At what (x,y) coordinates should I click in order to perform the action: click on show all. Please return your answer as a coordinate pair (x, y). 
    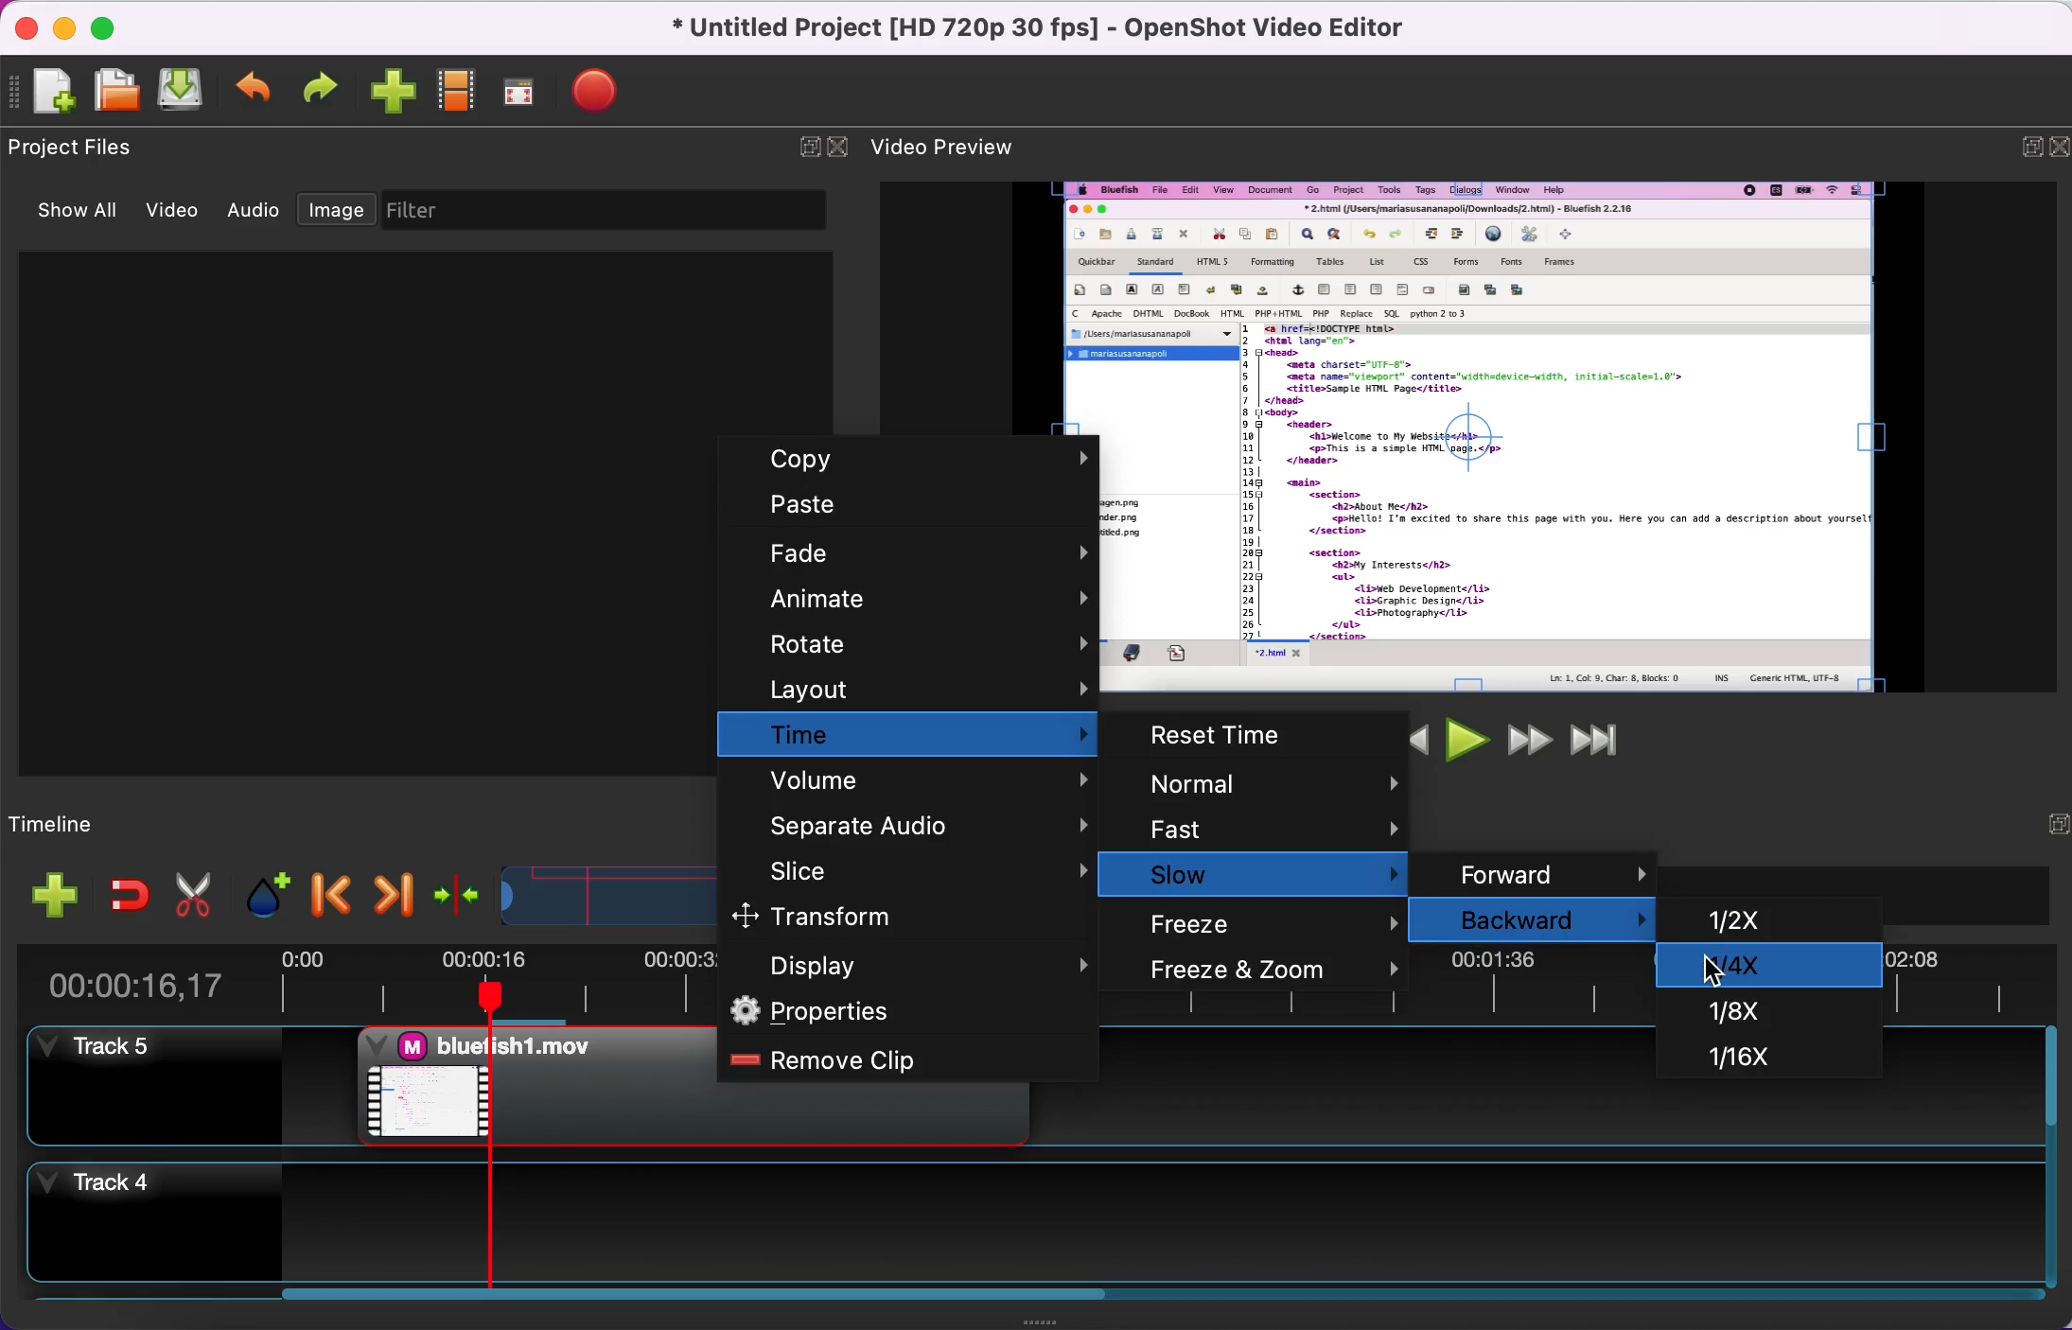
    Looking at the image, I should click on (84, 215).